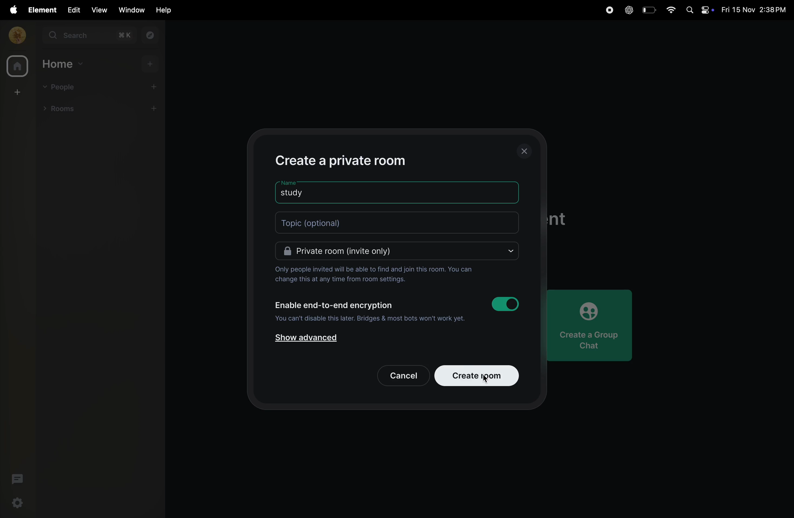  Describe the element at coordinates (607, 11) in the screenshot. I see `record` at that location.